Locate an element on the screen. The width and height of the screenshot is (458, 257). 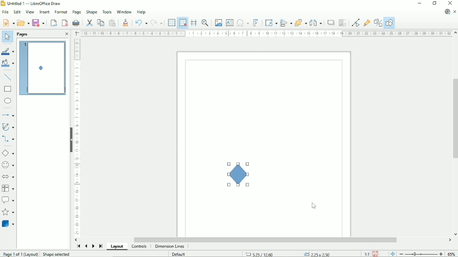
Paste is located at coordinates (113, 23).